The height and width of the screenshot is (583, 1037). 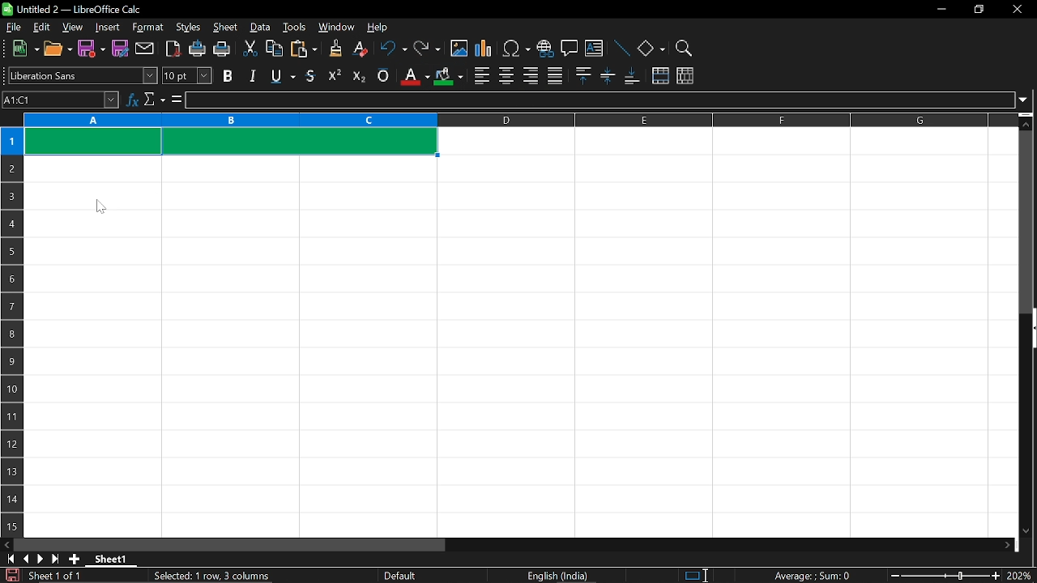 What do you see at coordinates (413, 76) in the screenshot?
I see `text color` at bounding box center [413, 76].